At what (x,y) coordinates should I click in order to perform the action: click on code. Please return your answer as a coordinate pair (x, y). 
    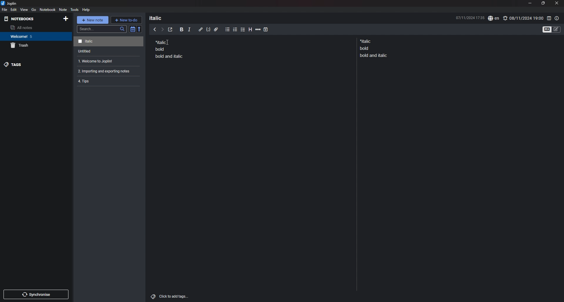
    Looking at the image, I should click on (208, 30).